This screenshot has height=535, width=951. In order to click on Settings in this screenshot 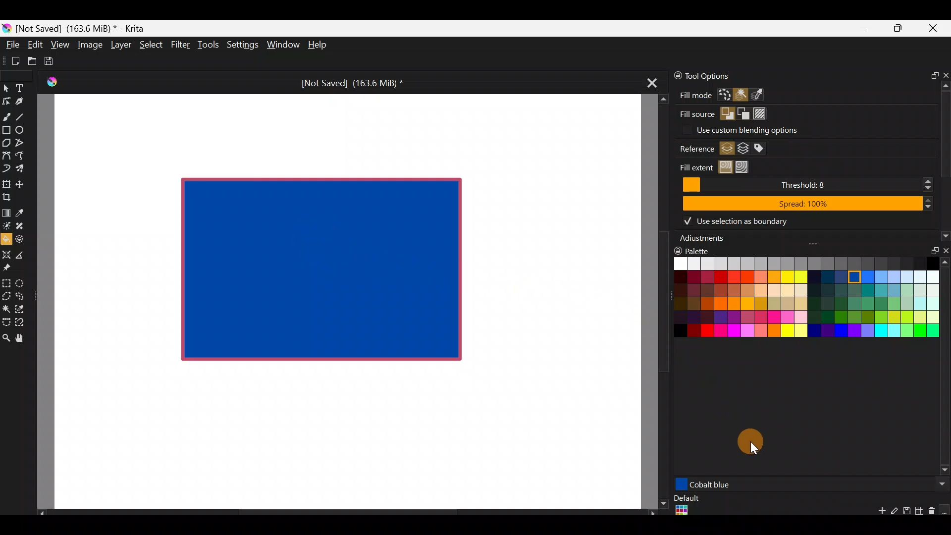, I will do `click(241, 43)`.